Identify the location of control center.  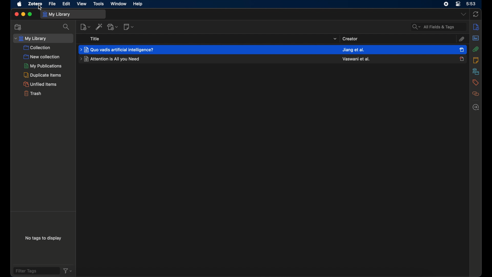
(458, 4).